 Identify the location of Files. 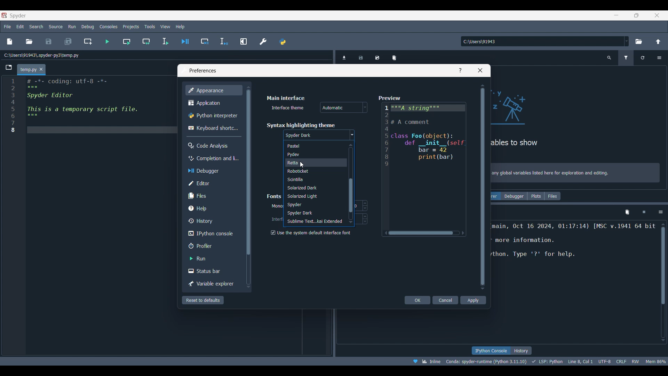
(553, 196).